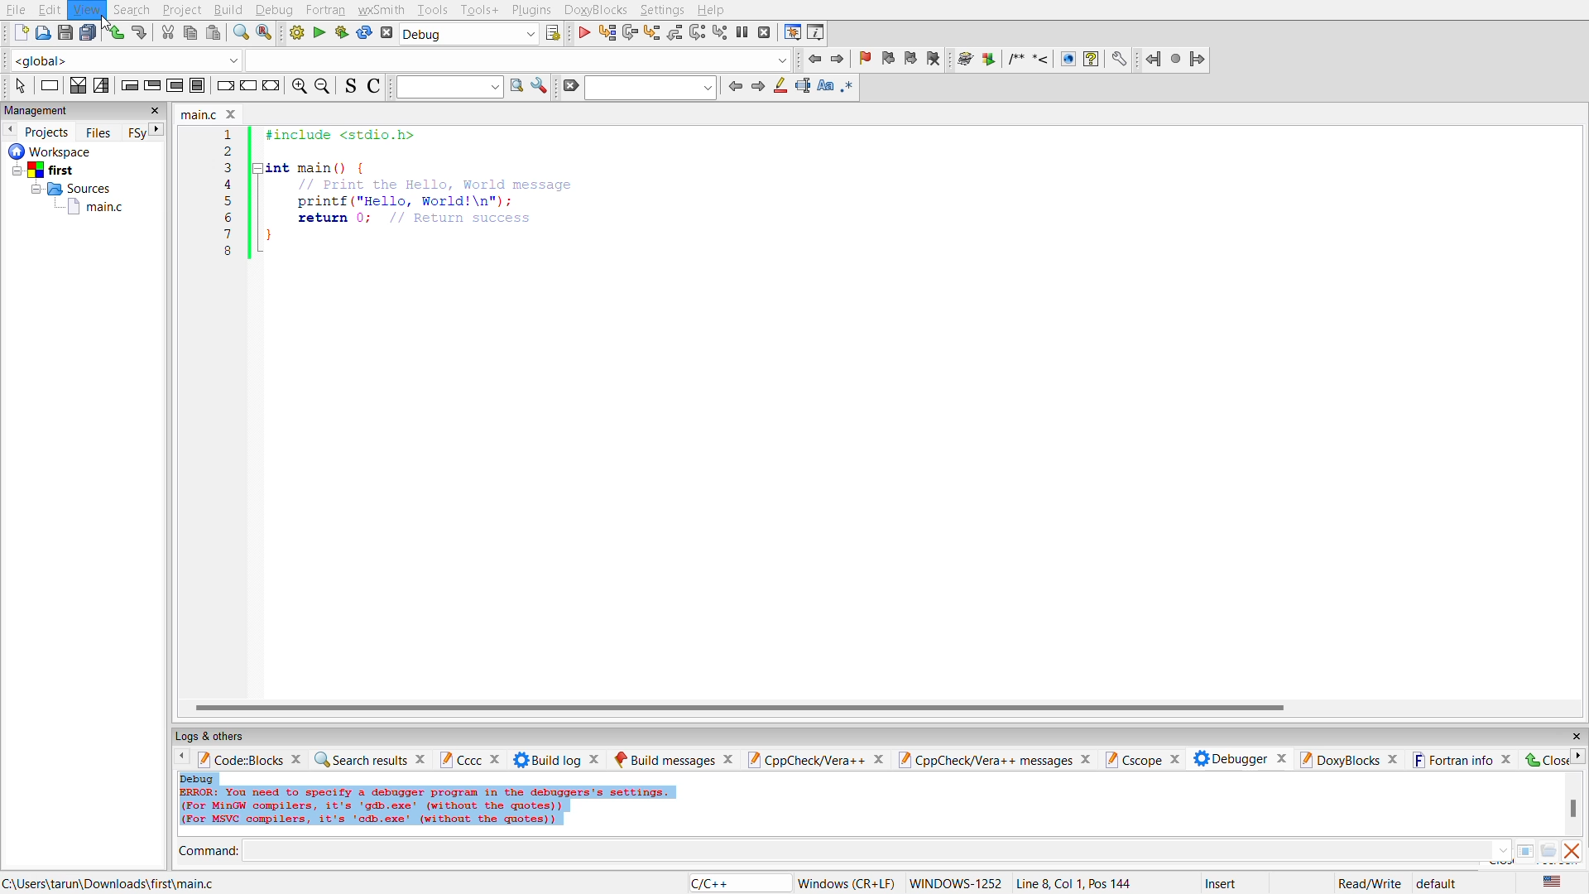  Describe the element at coordinates (1348, 759) in the screenshot. I see `doxyblocks` at that location.